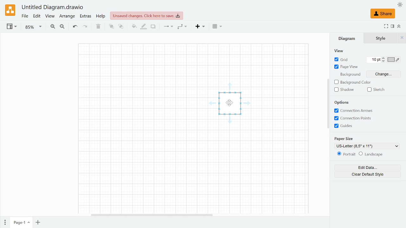  Describe the element at coordinates (382, 74) in the screenshot. I see `Change` at that location.